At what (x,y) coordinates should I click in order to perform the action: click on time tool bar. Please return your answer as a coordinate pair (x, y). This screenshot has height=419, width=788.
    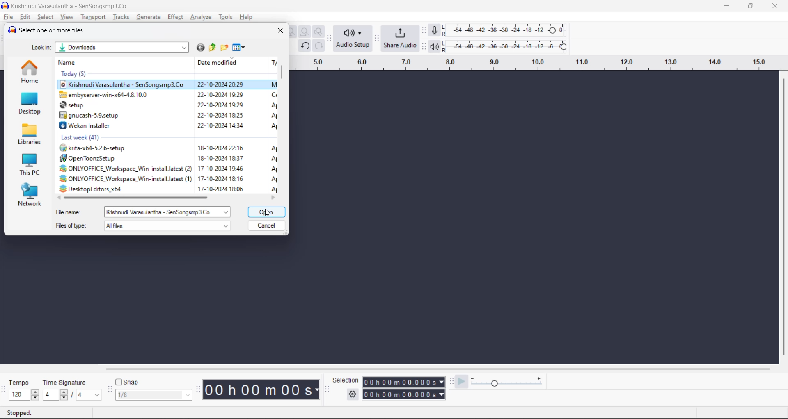
    Looking at the image, I should click on (199, 389).